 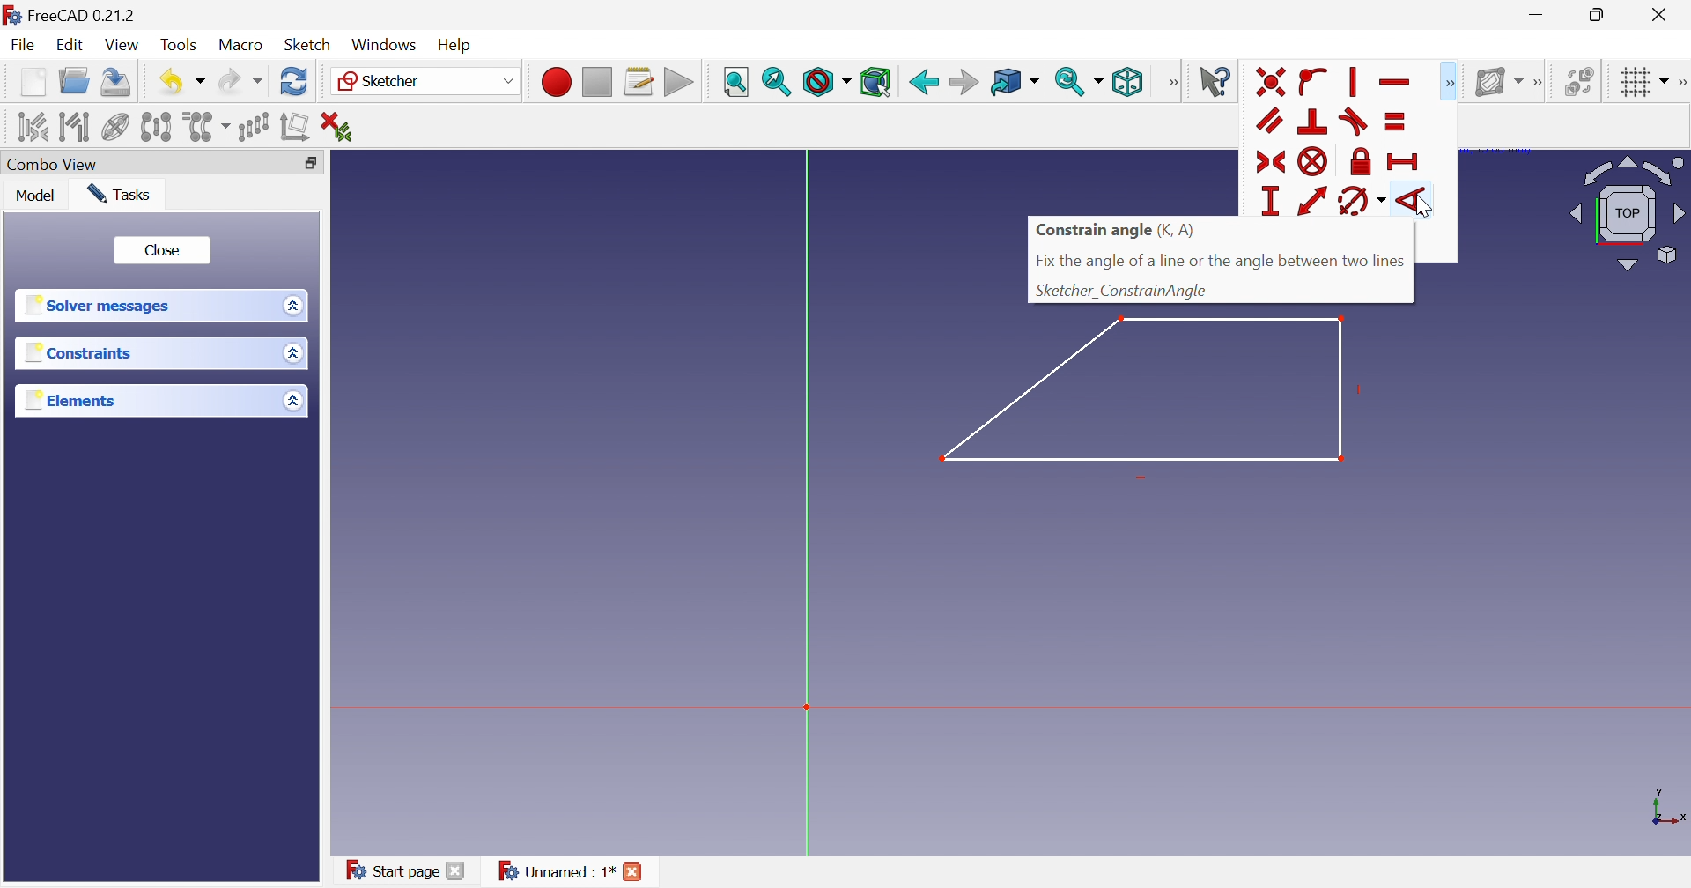 What do you see at coordinates (202, 82) in the screenshot?
I see `Drop Down` at bounding box center [202, 82].